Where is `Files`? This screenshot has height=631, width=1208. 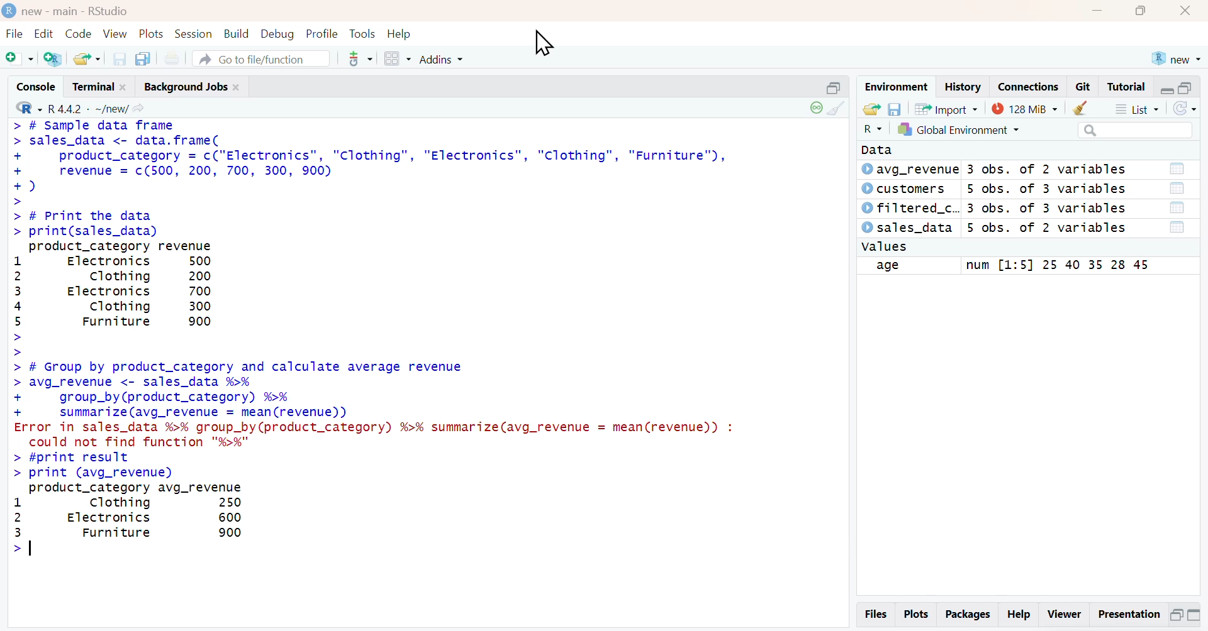
Files is located at coordinates (876, 614).